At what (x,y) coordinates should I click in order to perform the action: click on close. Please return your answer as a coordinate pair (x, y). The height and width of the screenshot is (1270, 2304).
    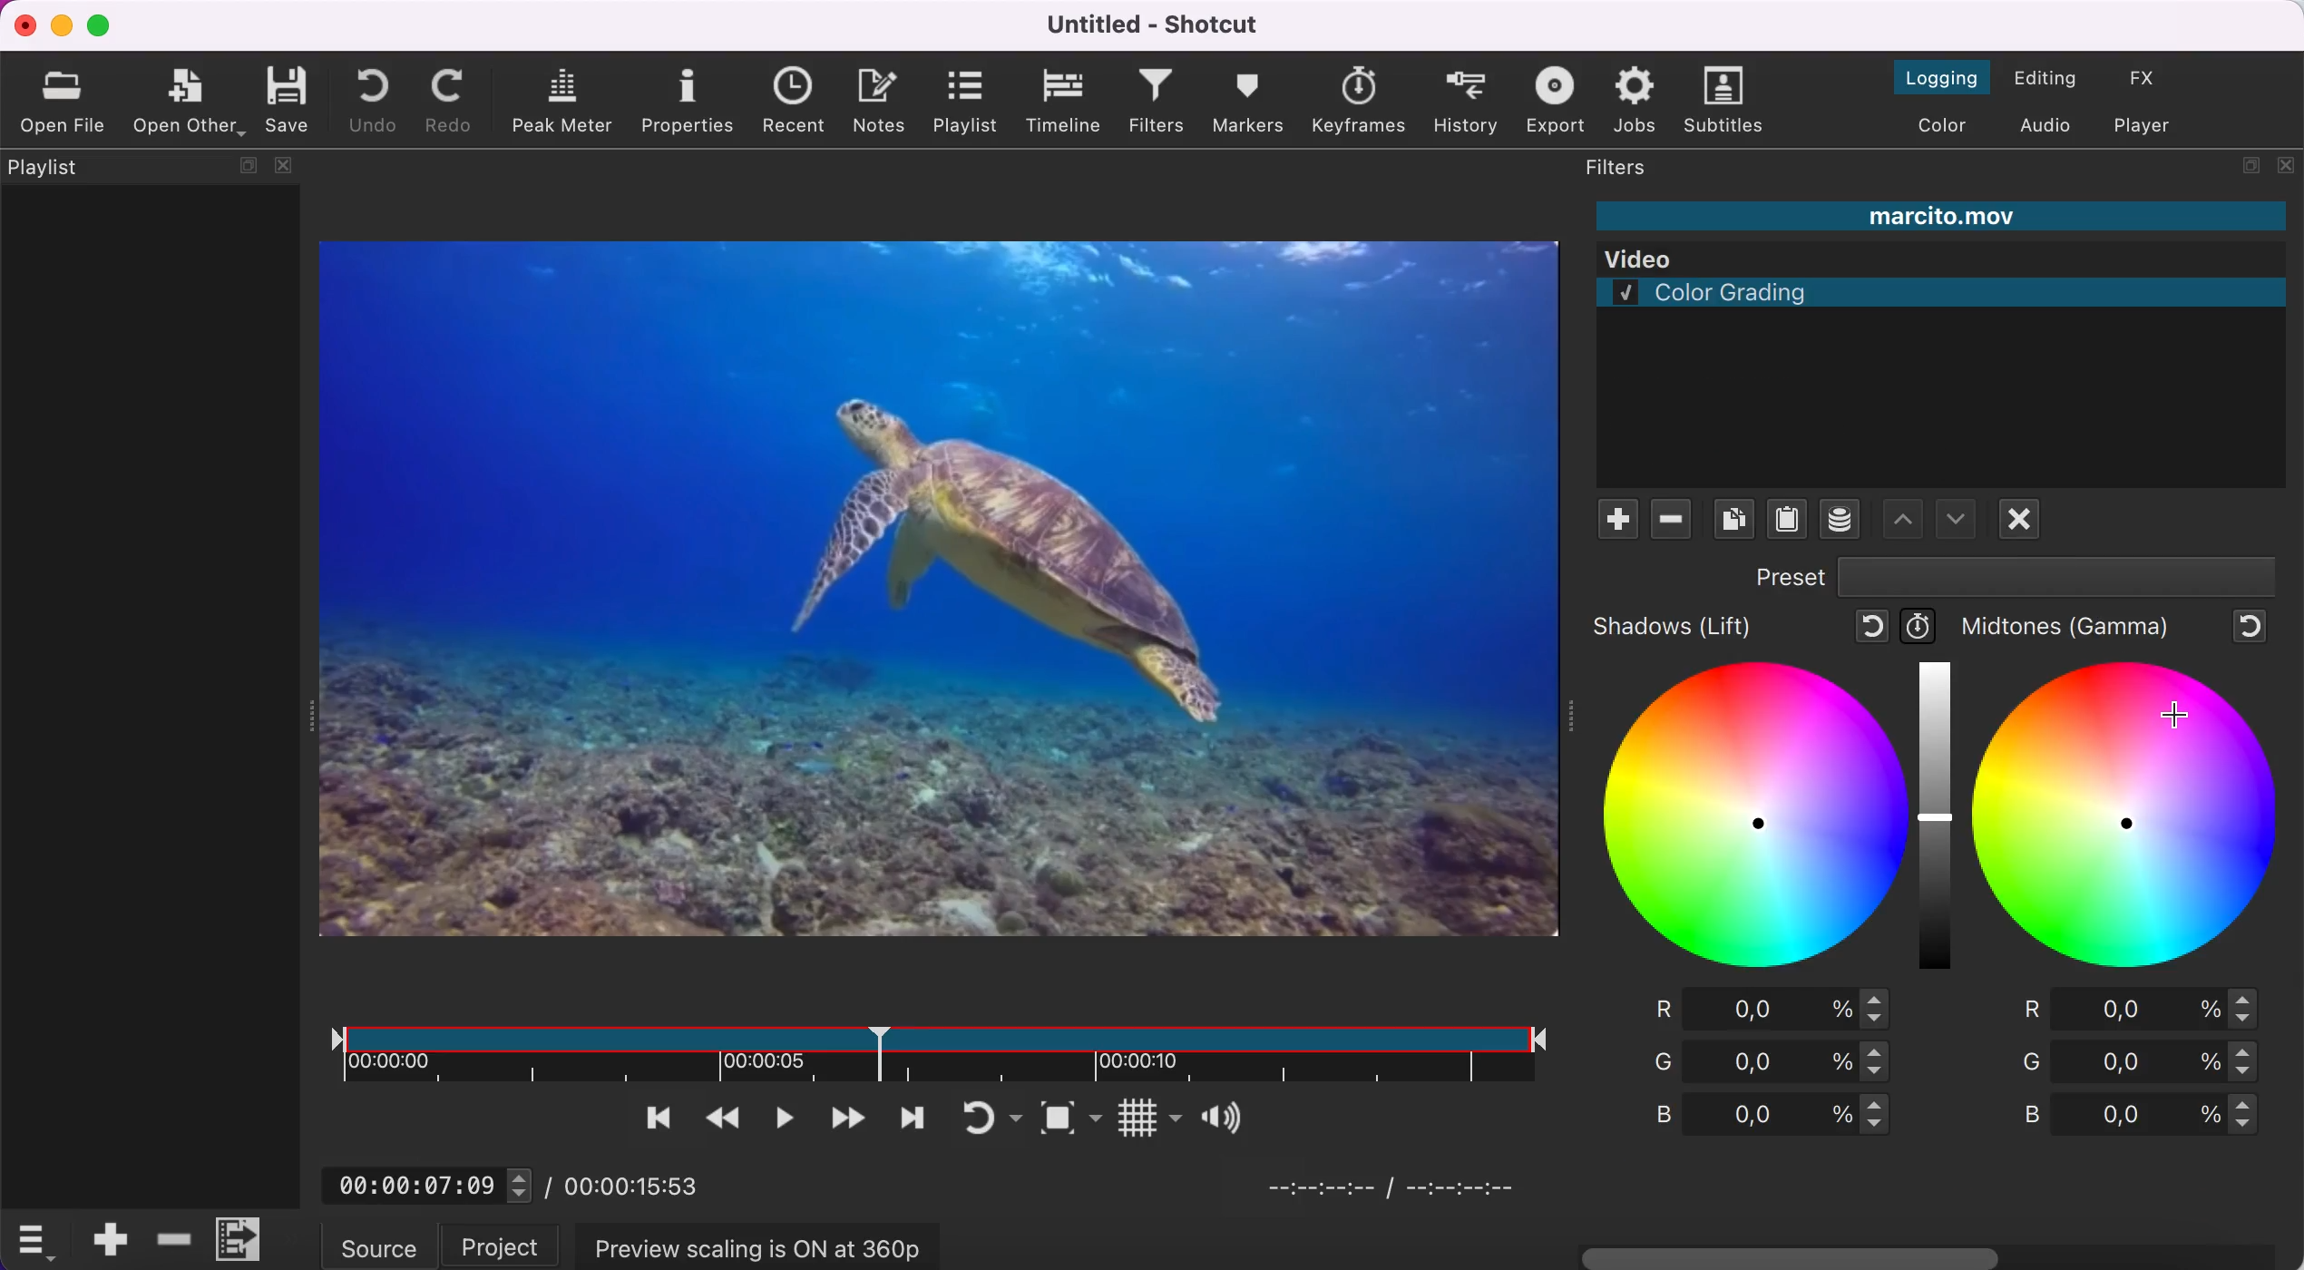
    Looking at the image, I should click on (23, 24).